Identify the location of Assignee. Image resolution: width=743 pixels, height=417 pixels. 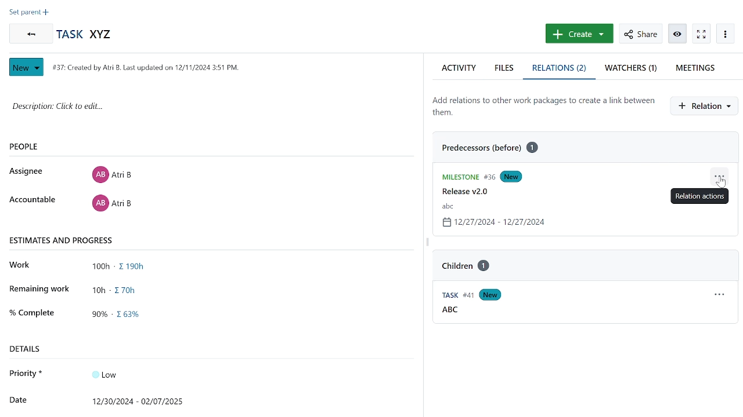
(111, 173).